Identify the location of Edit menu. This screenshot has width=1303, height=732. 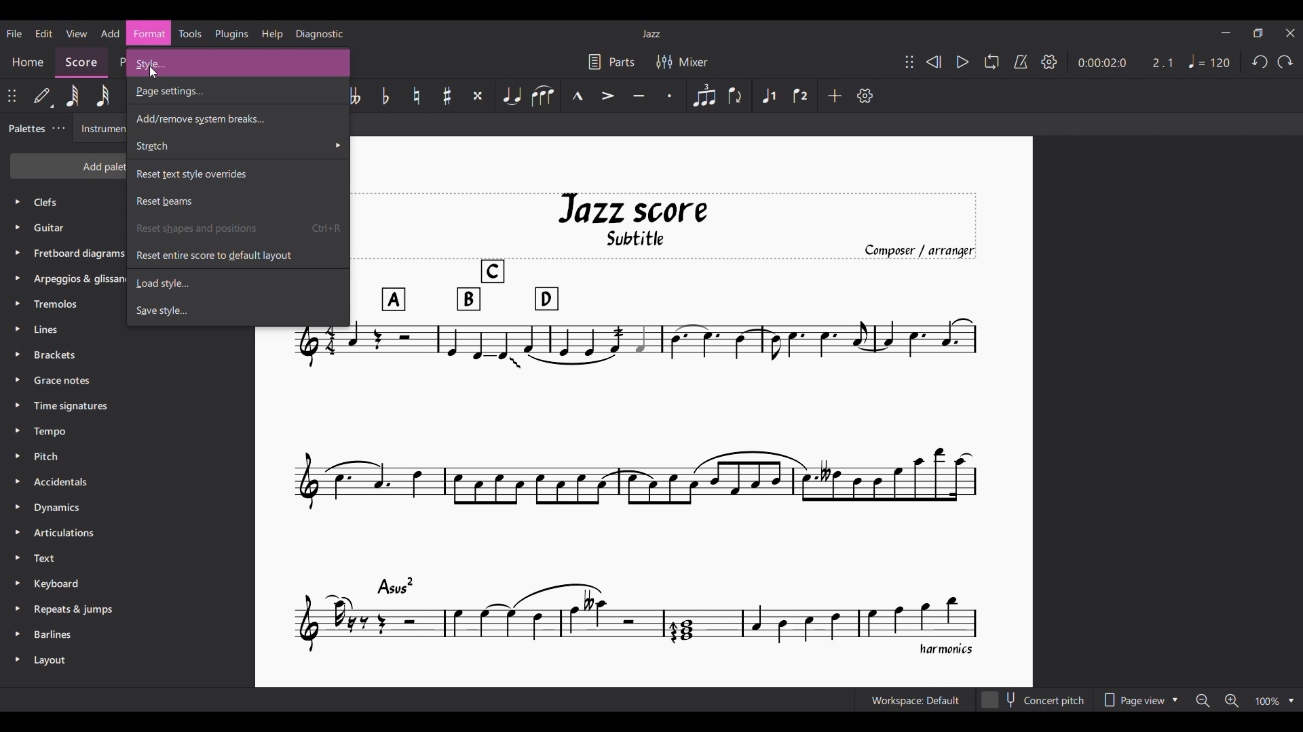
(43, 33).